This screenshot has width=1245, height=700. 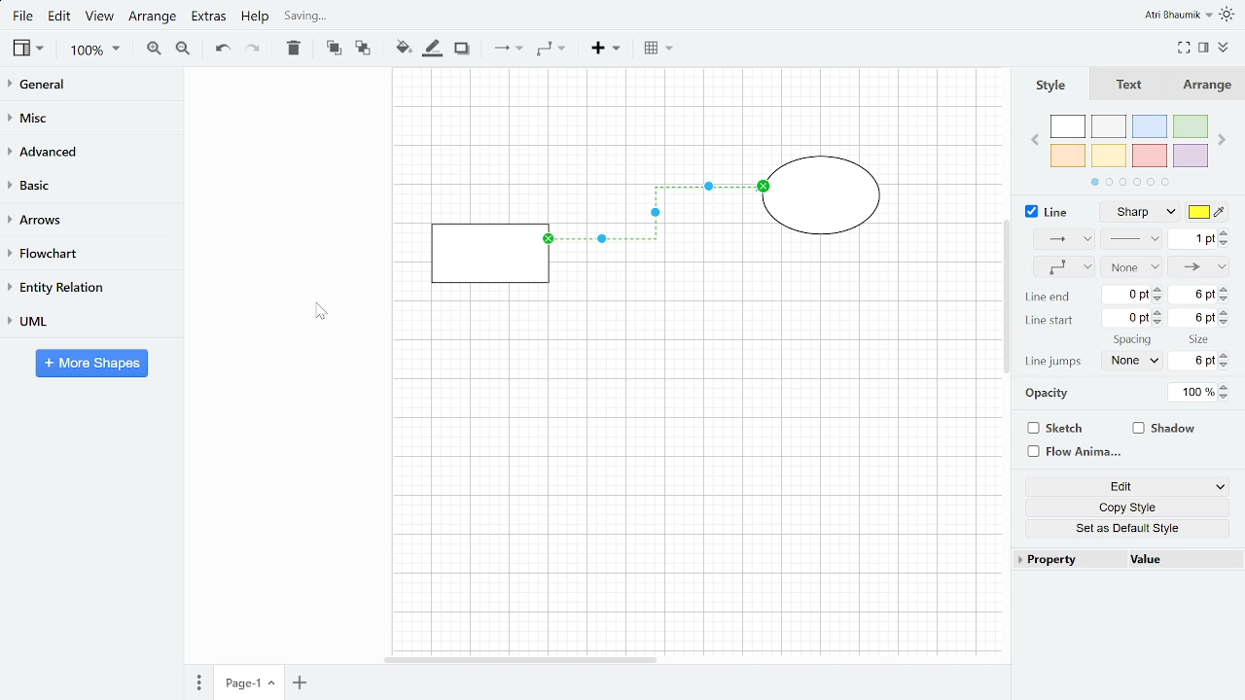 What do you see at coordinates (551, 50) in the screenshot?
I see `Waypoints` at bounding box center [551, 50].